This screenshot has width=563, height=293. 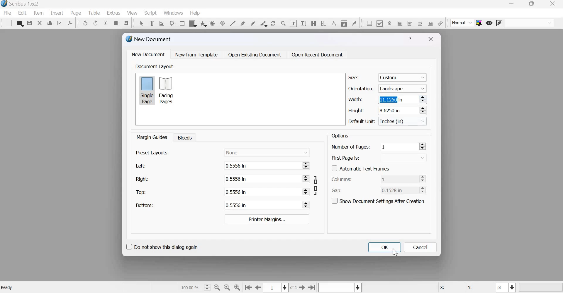 What do you see at coordinates (430, 23) in the screenshot?
I see `Text Annotation` at bounding box center [430, 23].